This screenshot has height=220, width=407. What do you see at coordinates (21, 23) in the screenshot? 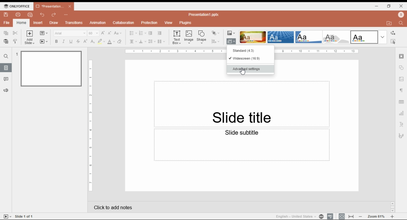
I see `home` at bounding box center [21, 23].